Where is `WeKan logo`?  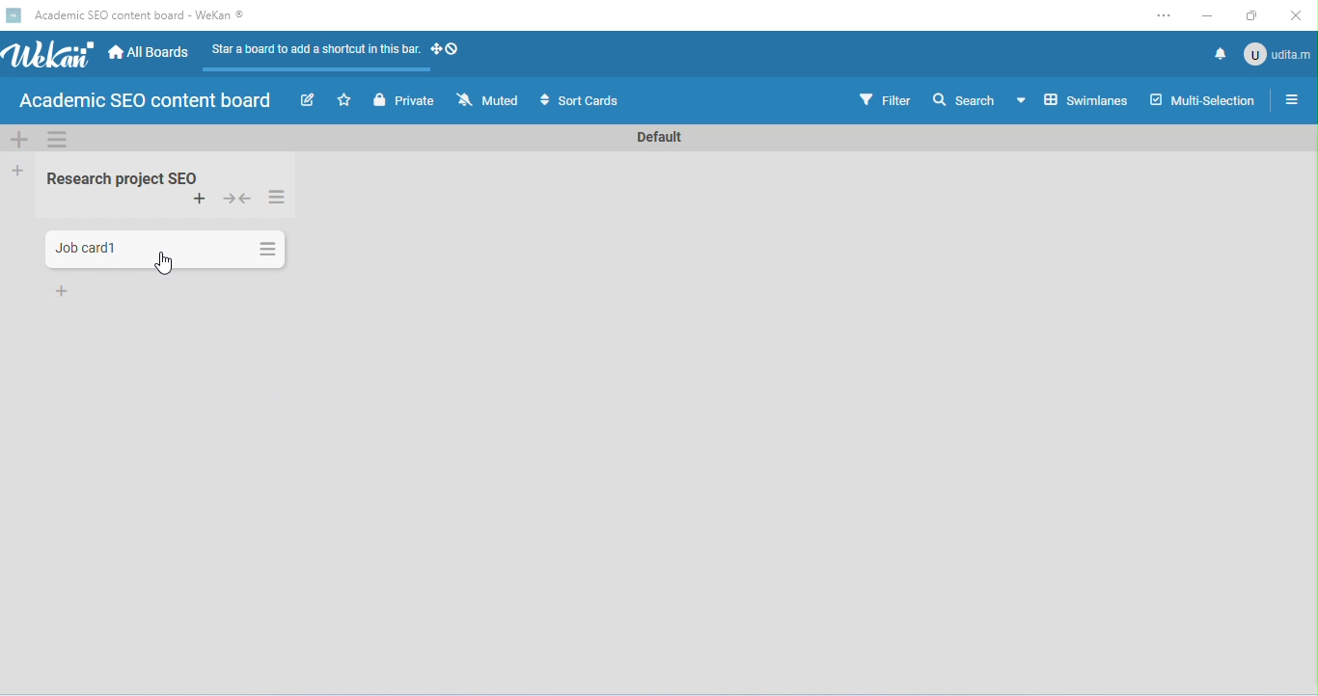
WeKan logo is located at coordinates (49, 55).